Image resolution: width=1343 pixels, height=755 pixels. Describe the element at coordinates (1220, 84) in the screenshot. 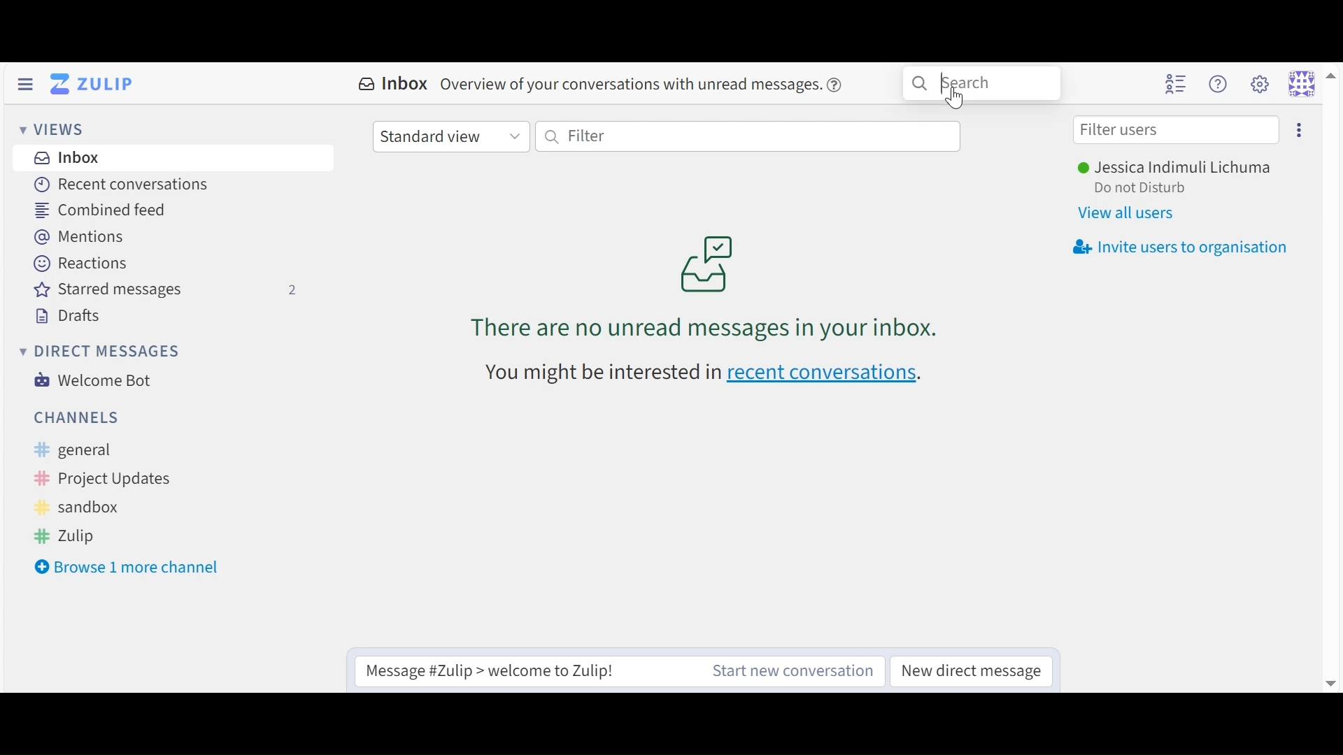

I see `Help menu` at that location.